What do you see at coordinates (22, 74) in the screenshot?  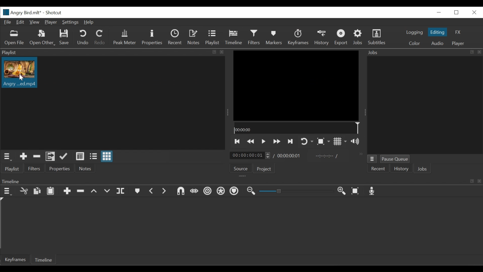 I see `Clip ` at bounding box center [22, 74].